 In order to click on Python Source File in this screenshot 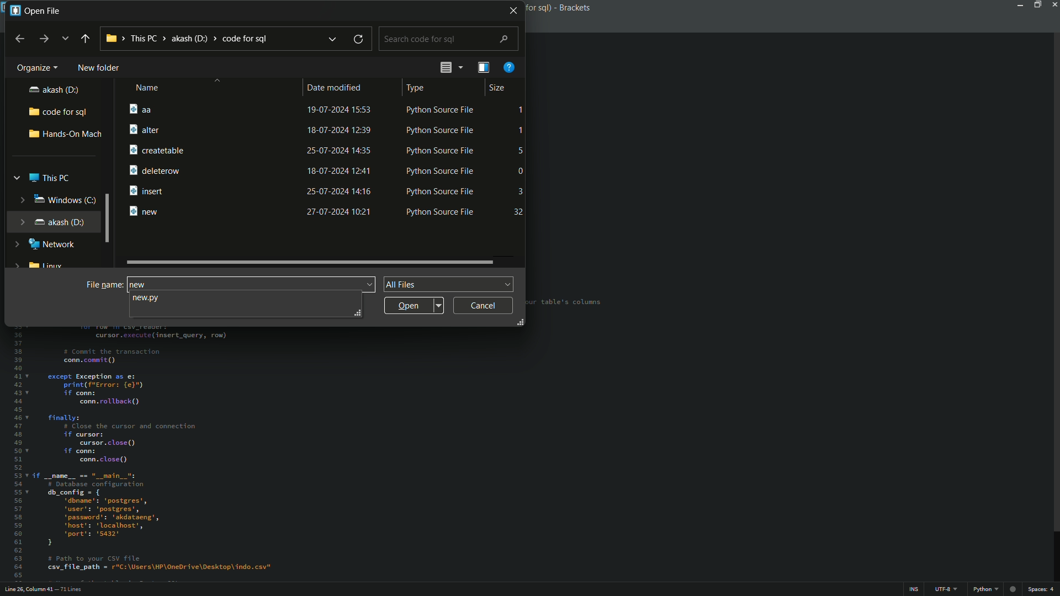, I will do `click(443, 191)`.